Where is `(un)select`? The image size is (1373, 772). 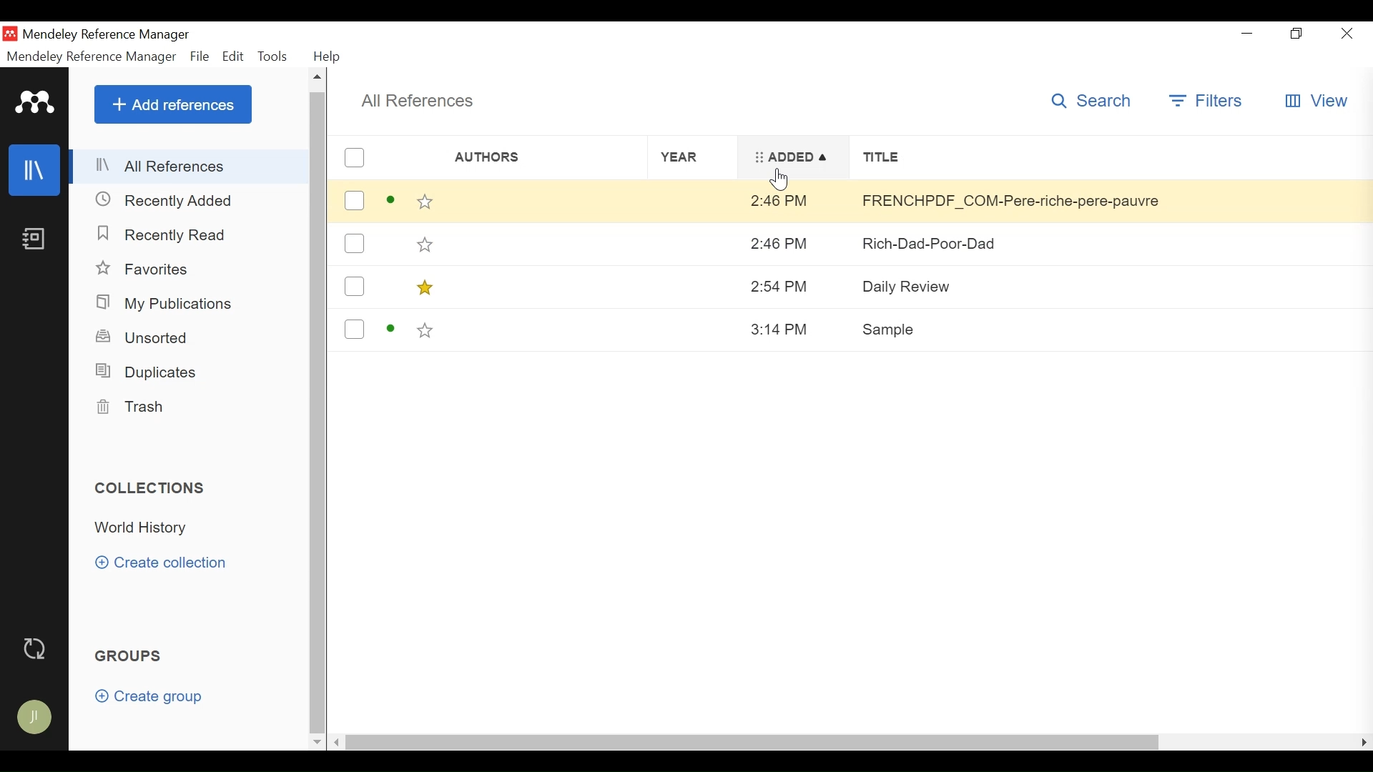
(un)select is located at coordinates (355, 244).